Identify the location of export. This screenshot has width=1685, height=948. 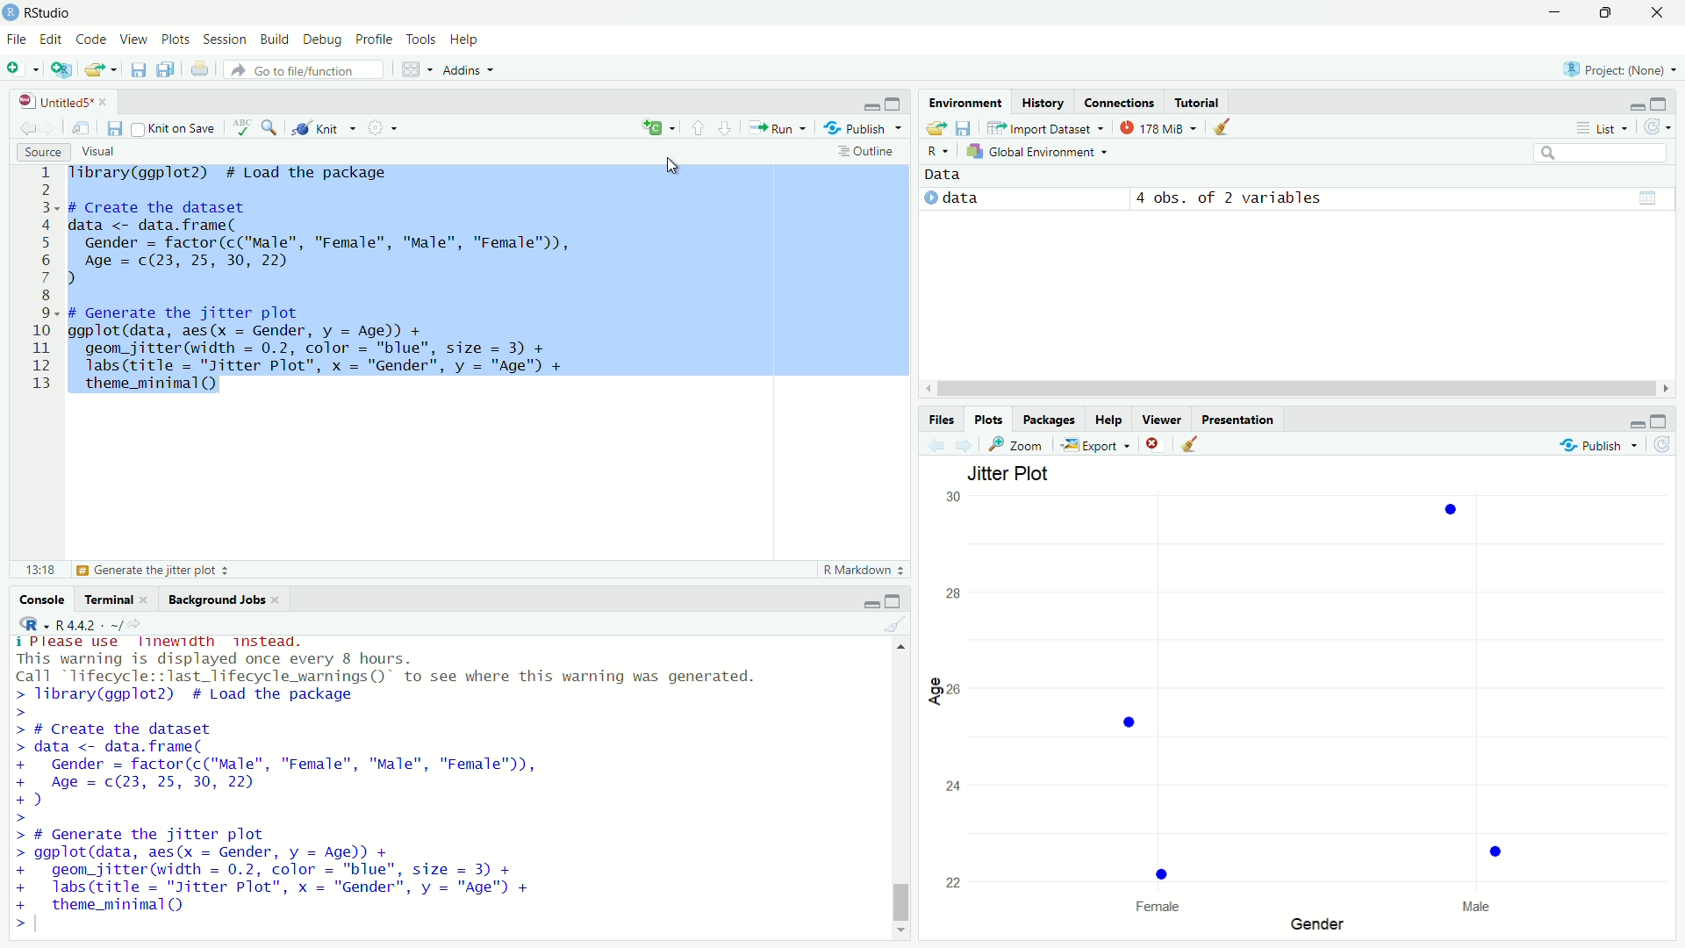
(1099, 446).